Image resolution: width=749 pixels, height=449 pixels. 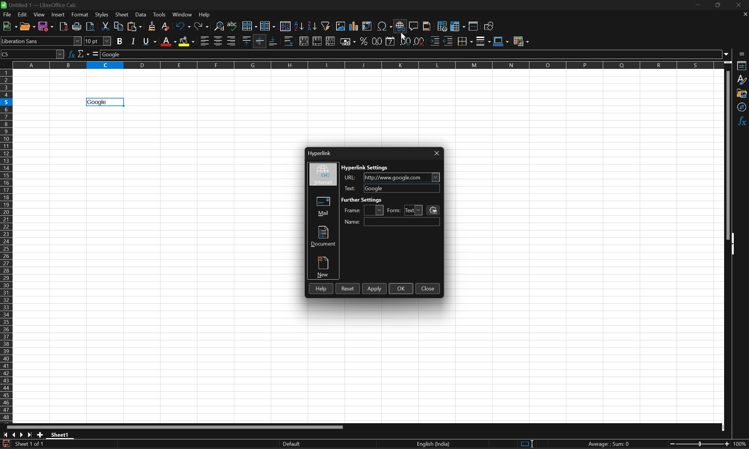 I want to click on Sheet1, so click(x=60, y=435).